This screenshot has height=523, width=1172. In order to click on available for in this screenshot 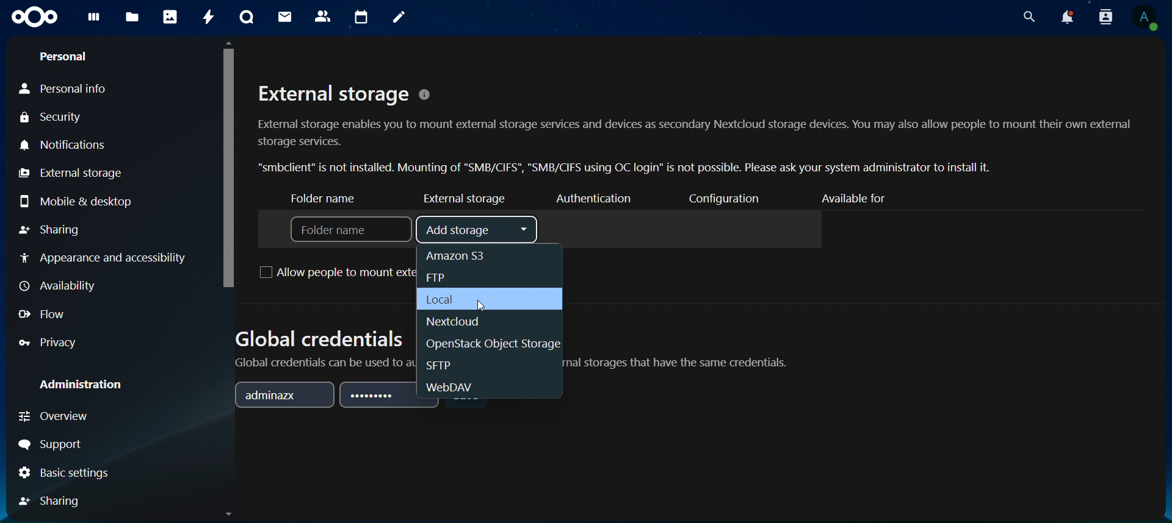, I will do `click(859, 197)`.